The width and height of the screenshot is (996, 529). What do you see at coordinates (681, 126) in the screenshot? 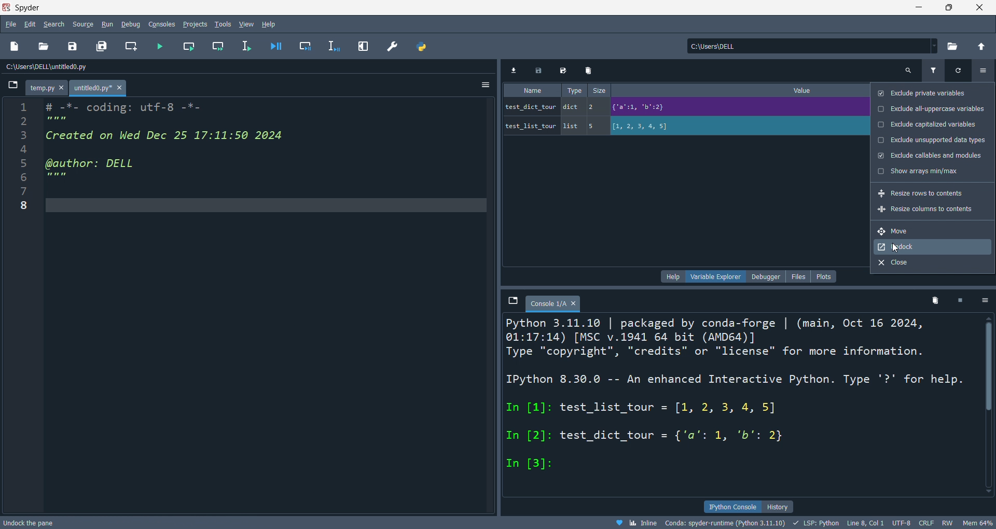
I see `test_list_tour` at bounding box center [681, 126].